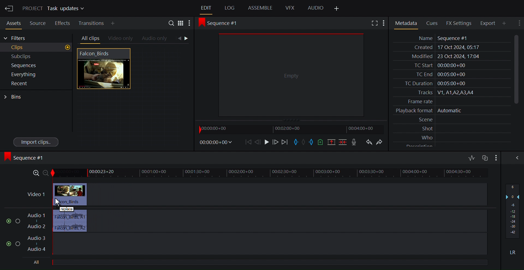  Describe the element at coordinates (484, 158) in the screenshot. I see `Toggle audio track sync` at that location.